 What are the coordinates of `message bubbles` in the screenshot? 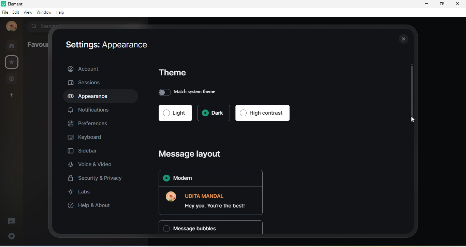 It's located at (211, 228).